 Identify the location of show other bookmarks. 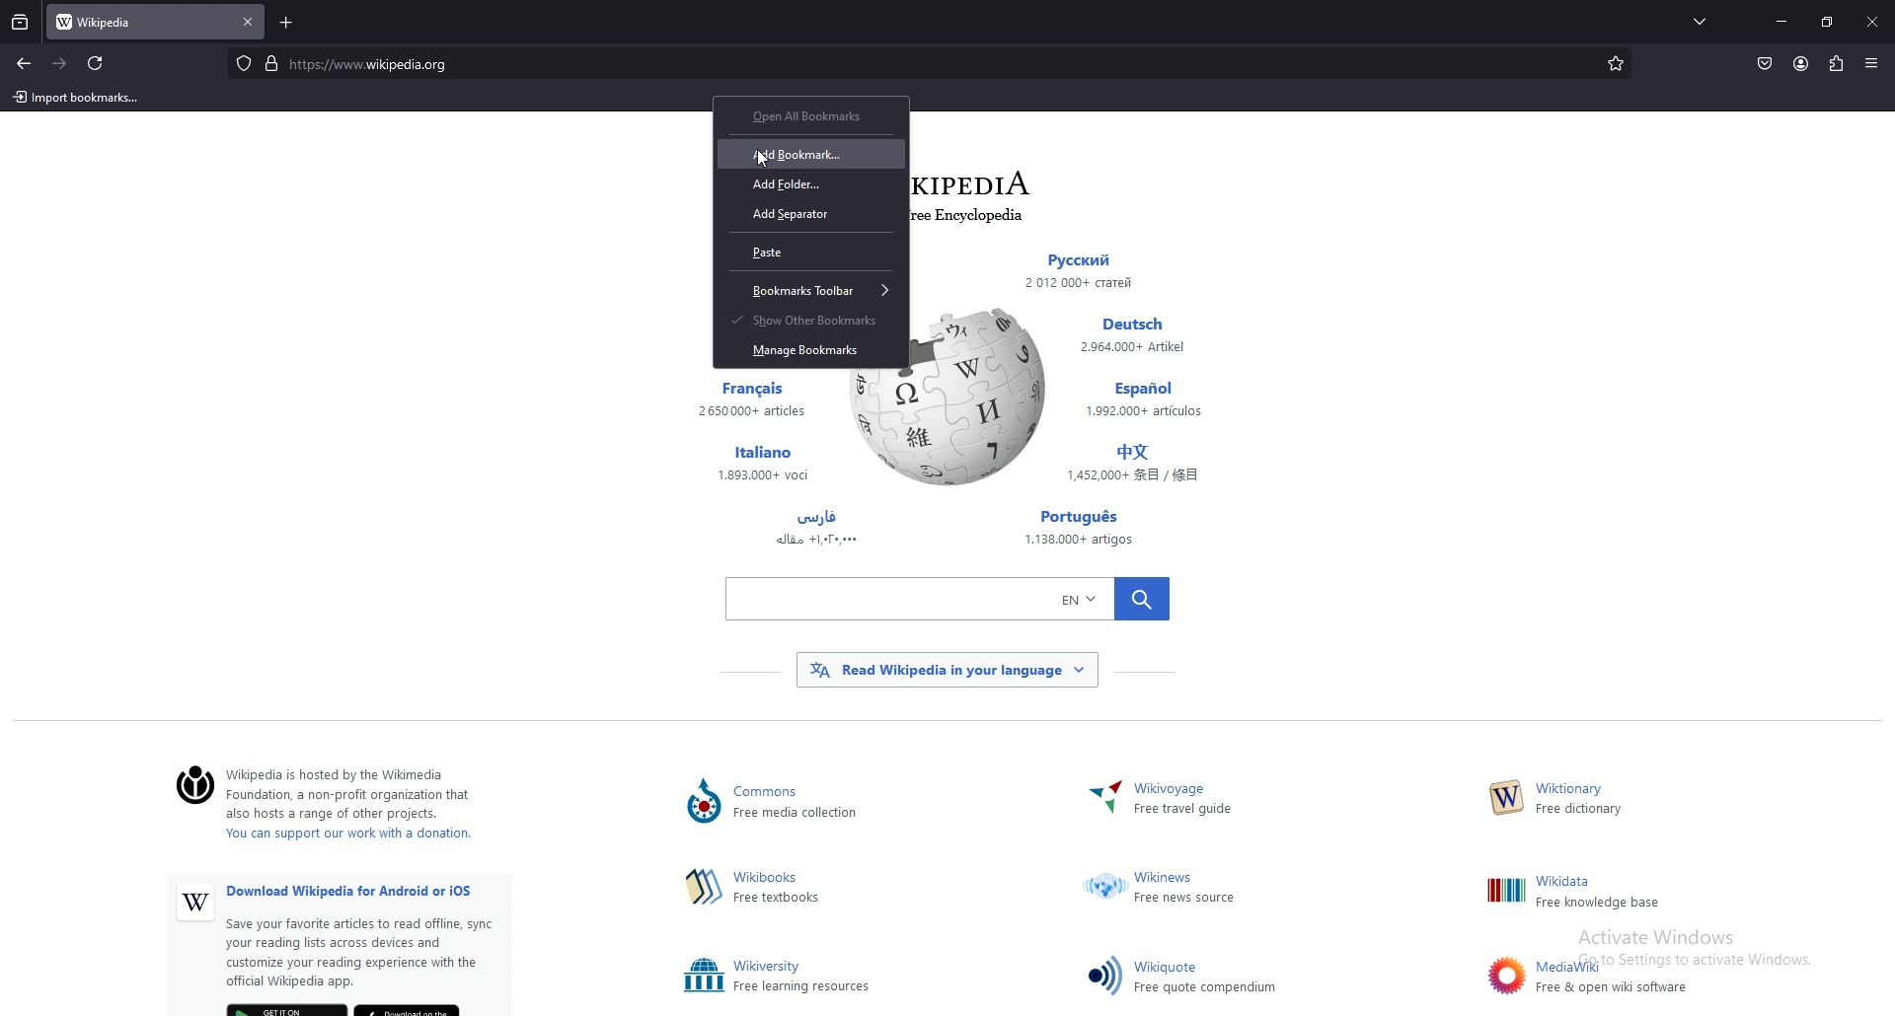
(811, 322).